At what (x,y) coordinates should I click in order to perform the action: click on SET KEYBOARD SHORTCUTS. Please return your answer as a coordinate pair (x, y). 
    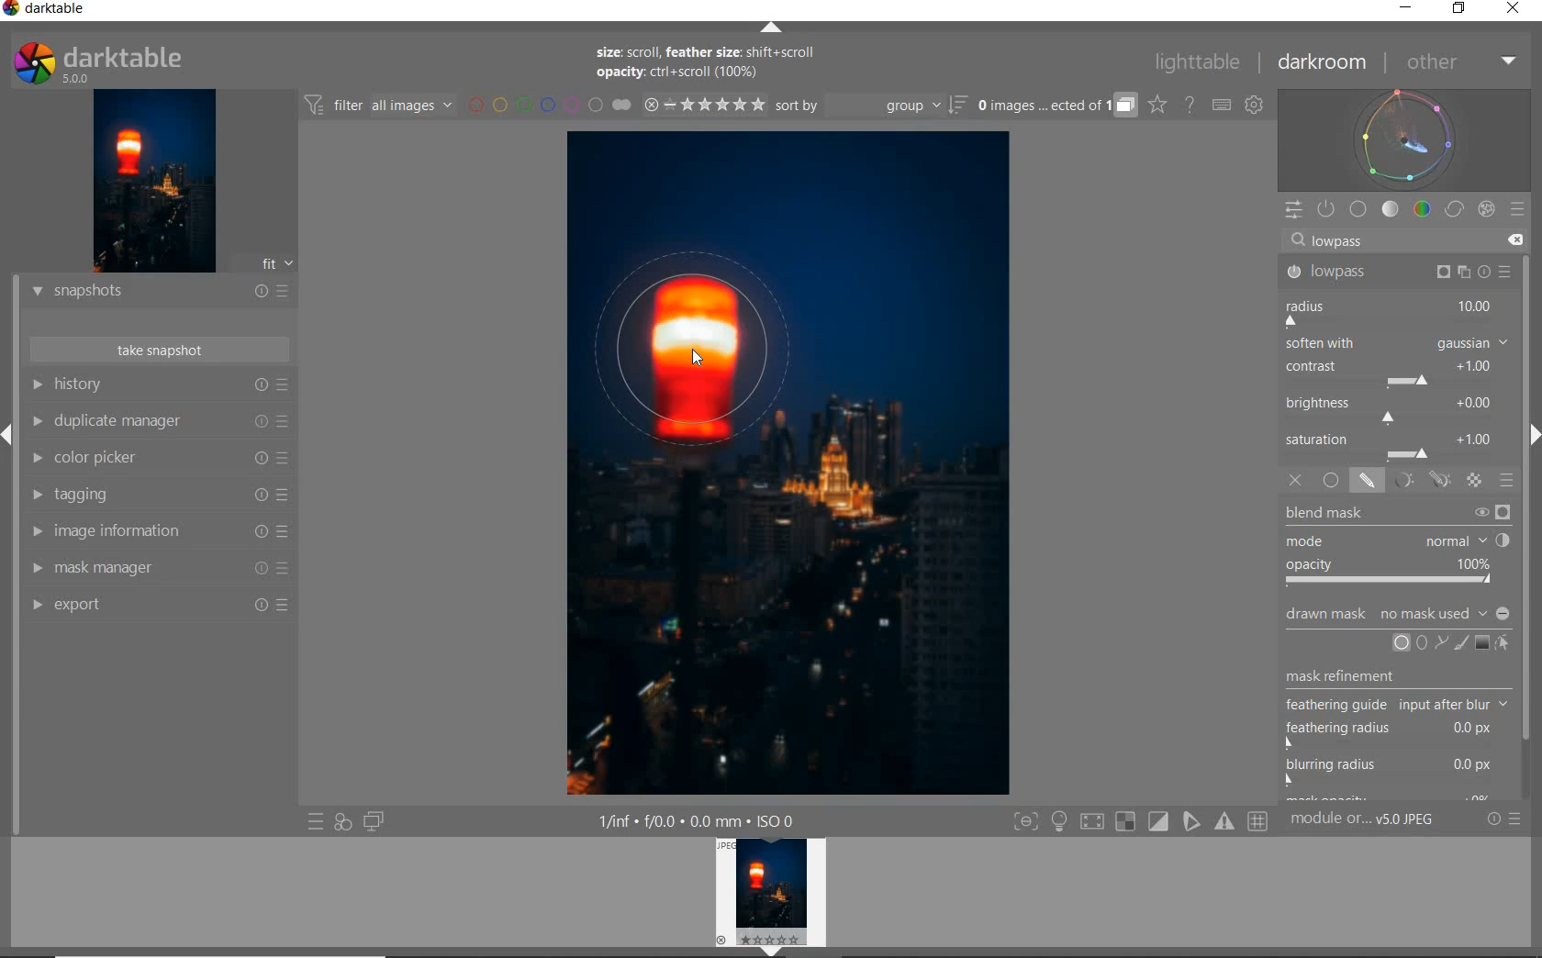
    Looking at the image, I should click on (1222, 105).